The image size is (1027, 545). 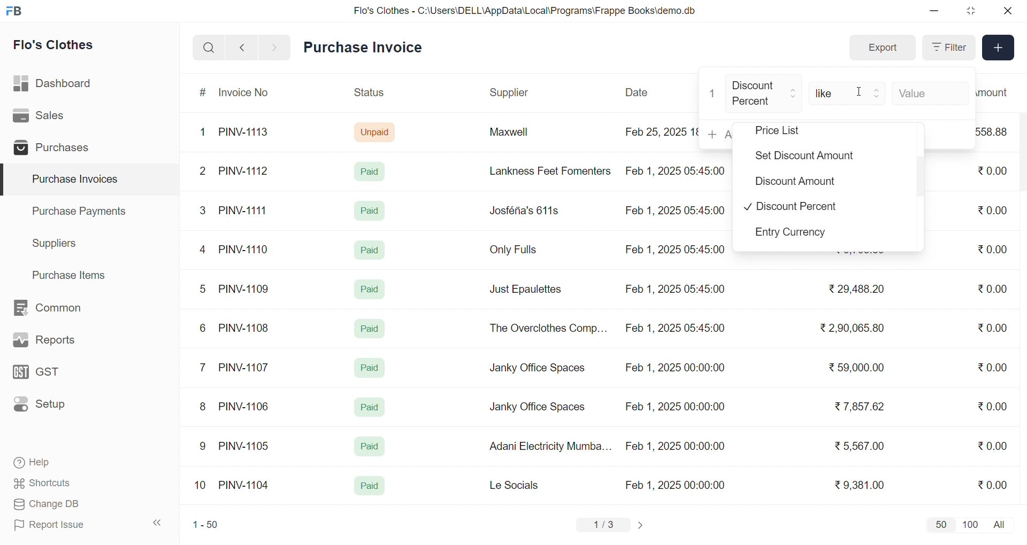 What do you see at coordinates (67, 504) in the screenshot?
I see `Change DB` at bounding box center [67, 504].